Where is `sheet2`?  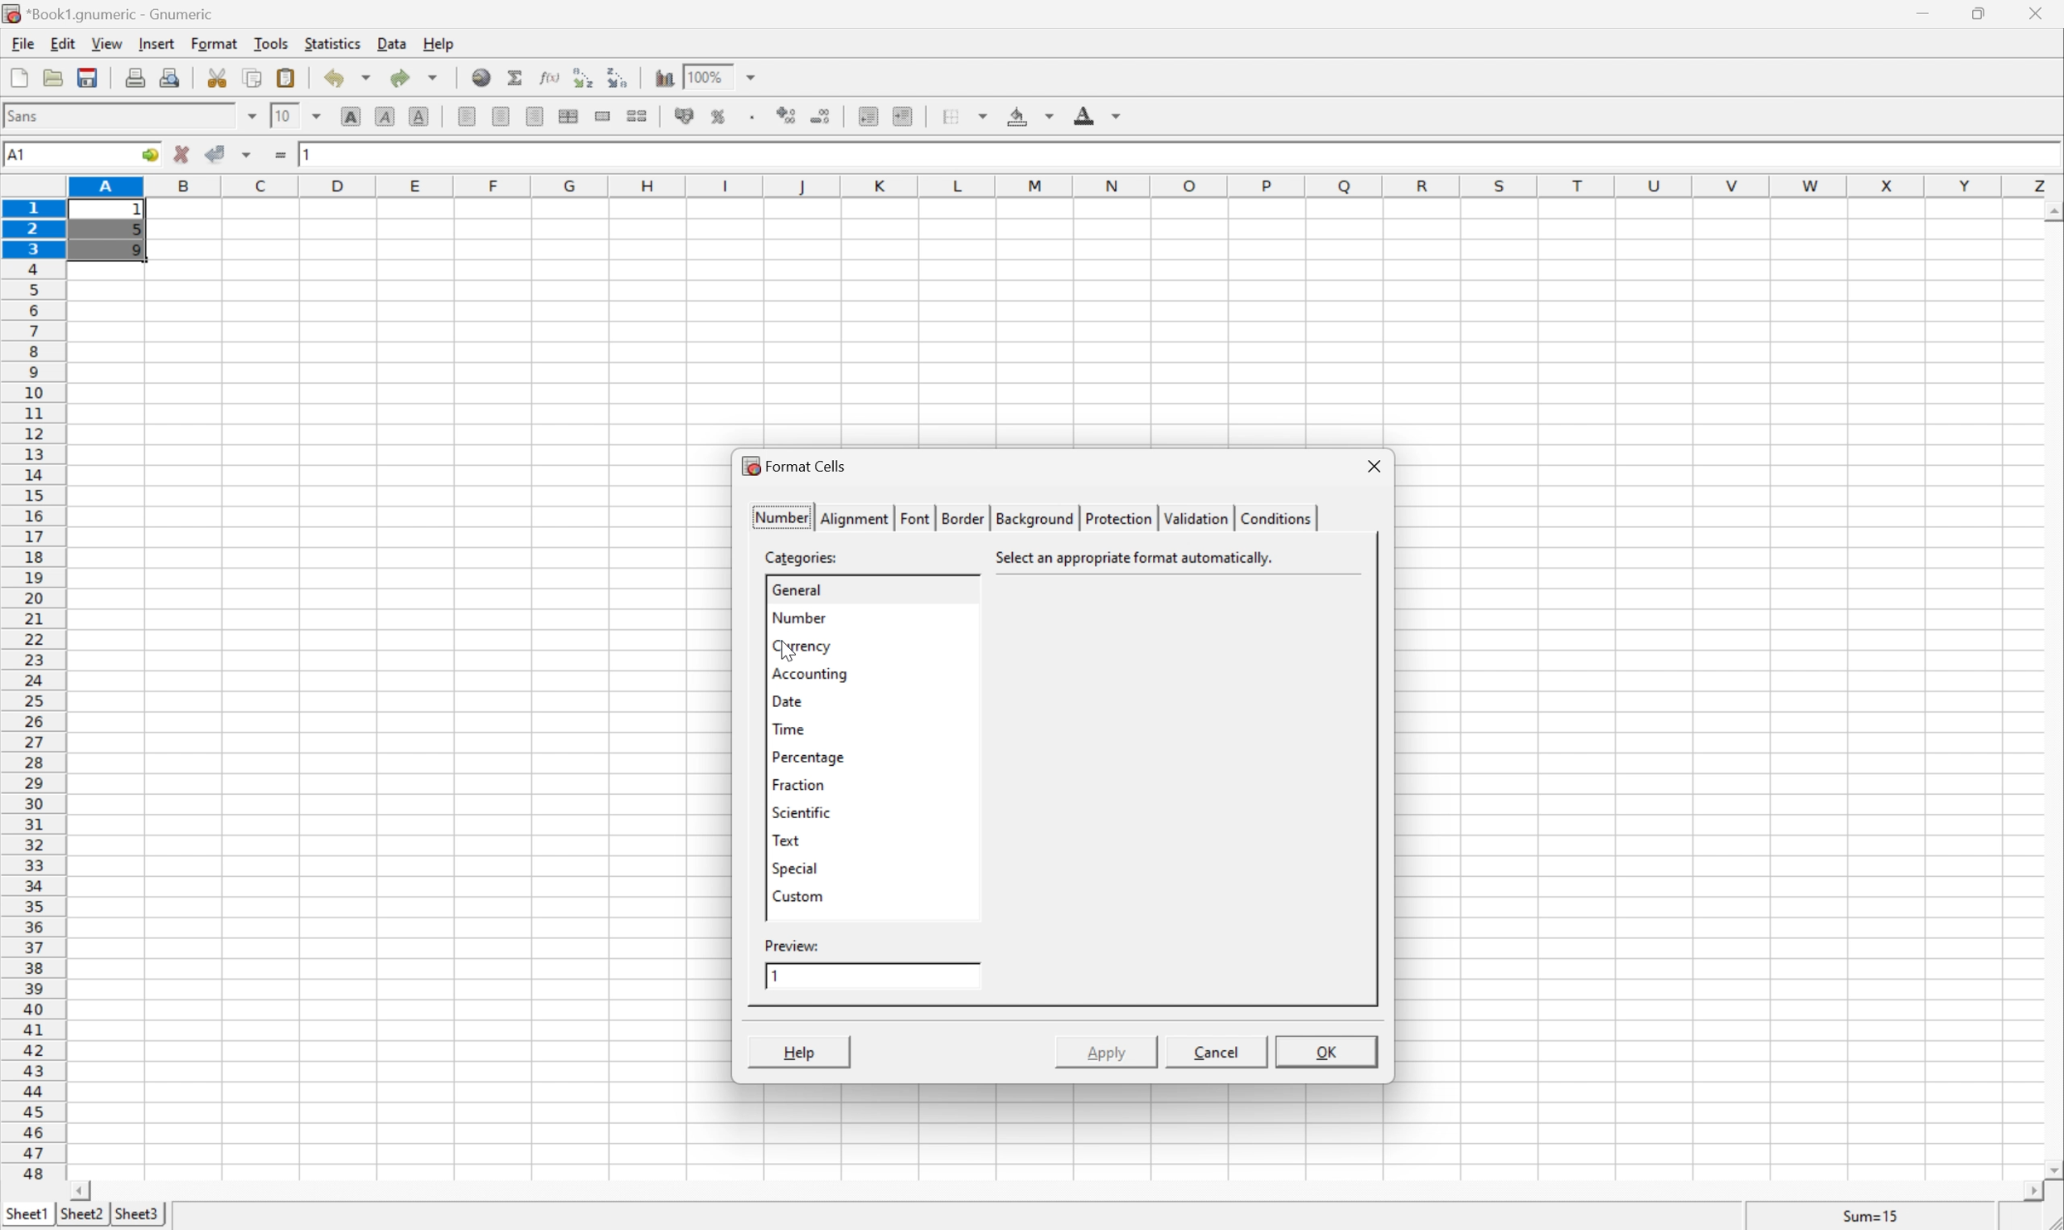 sheet2 is located at coordinates (81, 1218).